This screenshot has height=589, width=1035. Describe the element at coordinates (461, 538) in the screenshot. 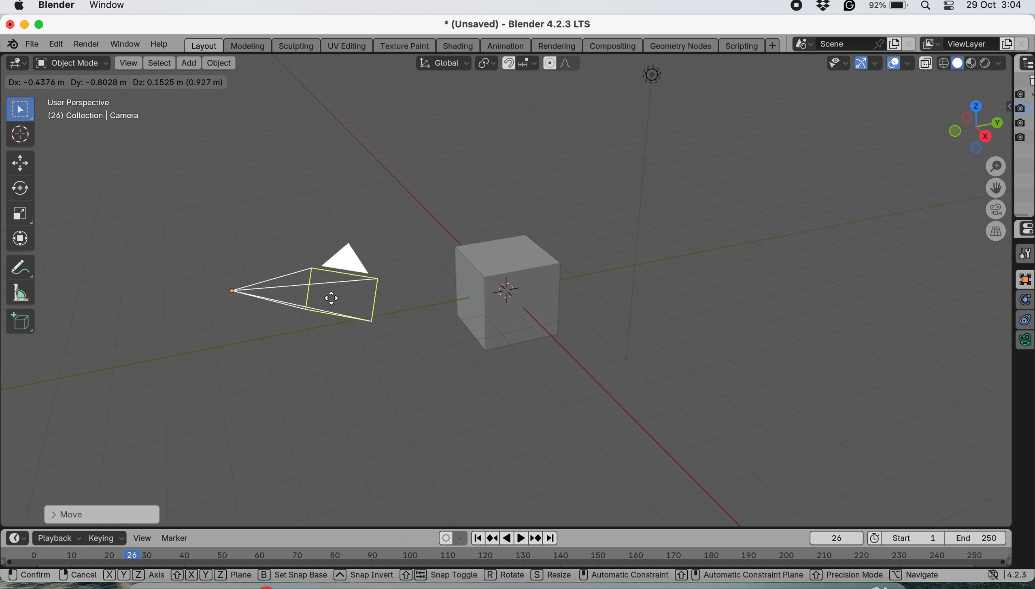

I see `auto key framing` at that location.